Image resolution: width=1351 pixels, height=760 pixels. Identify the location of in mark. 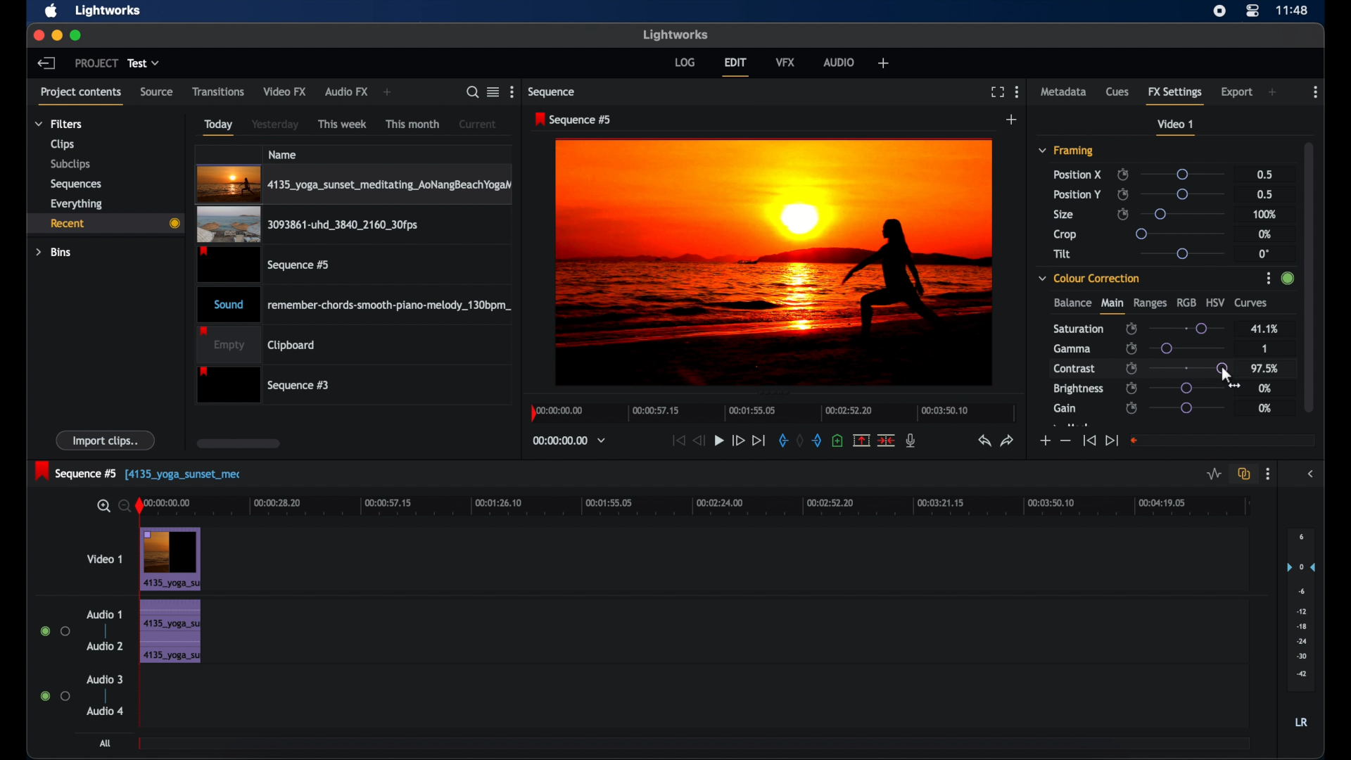
(782, 440).